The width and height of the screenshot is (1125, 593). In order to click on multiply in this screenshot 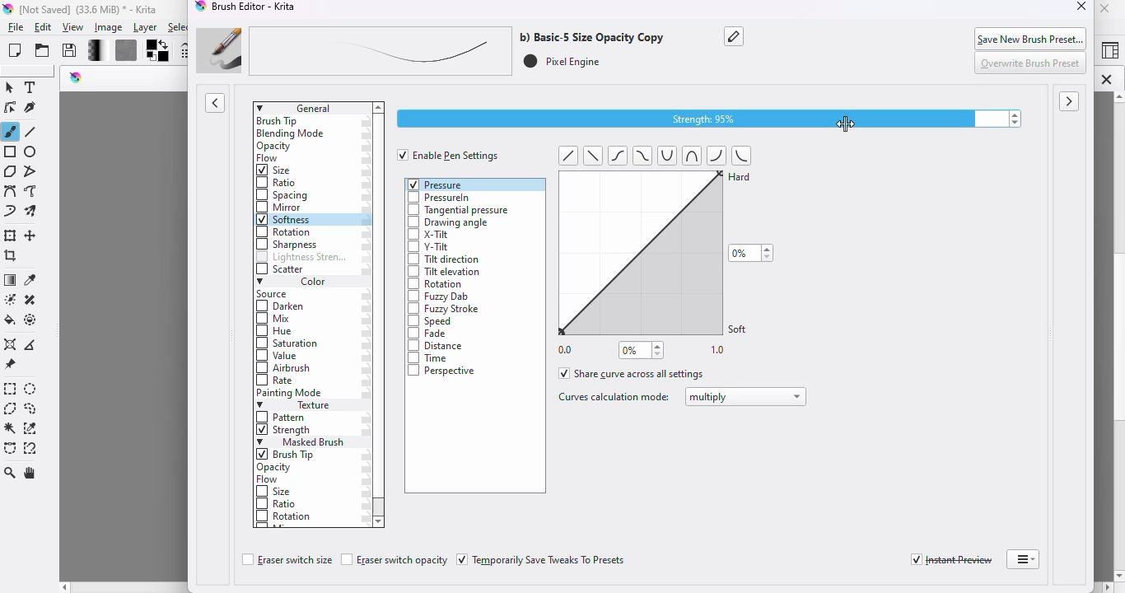, I will do `click(746, 397)`.